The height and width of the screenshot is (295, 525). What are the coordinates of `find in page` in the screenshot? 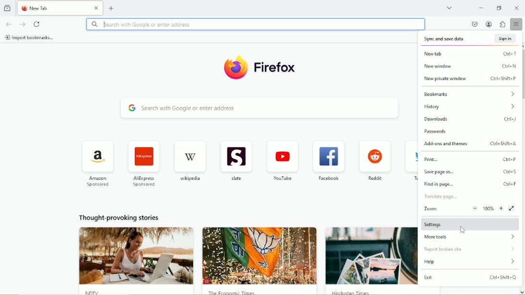 It's located at (471, 184).